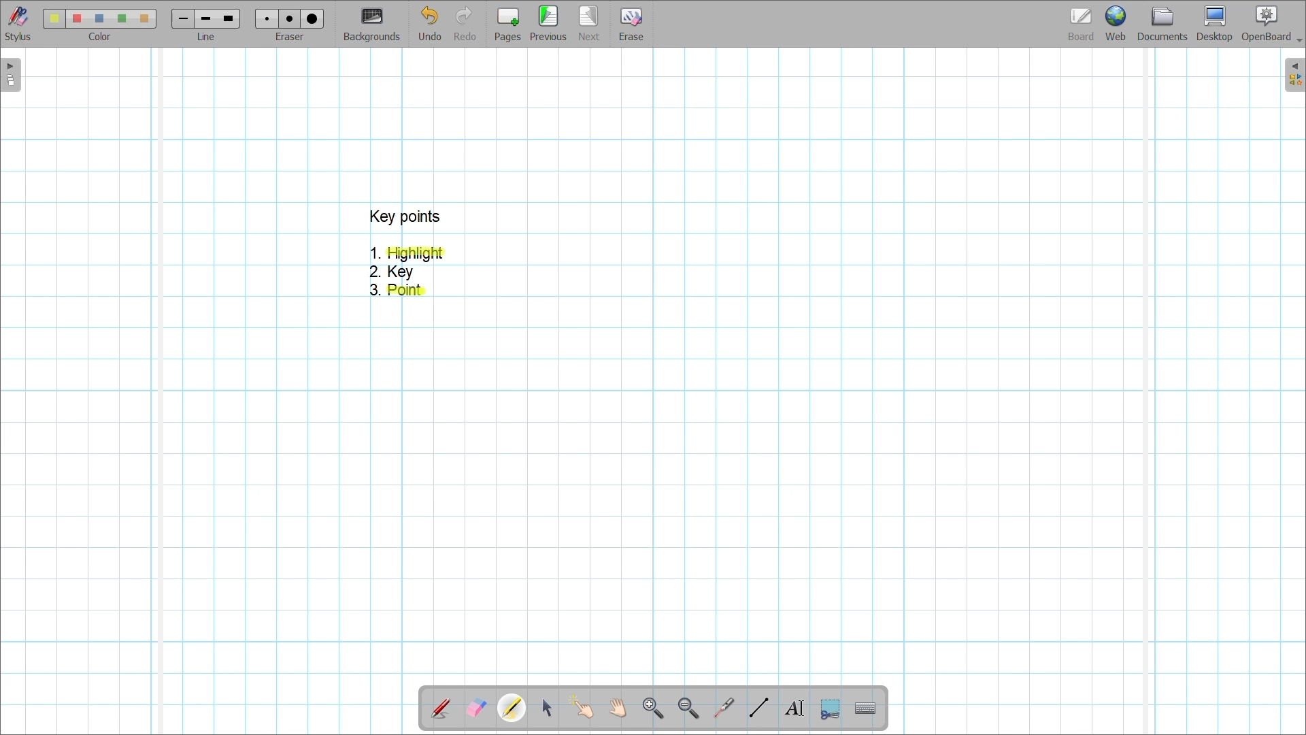  I want to click on Right sidebar, so click(1294, 75).